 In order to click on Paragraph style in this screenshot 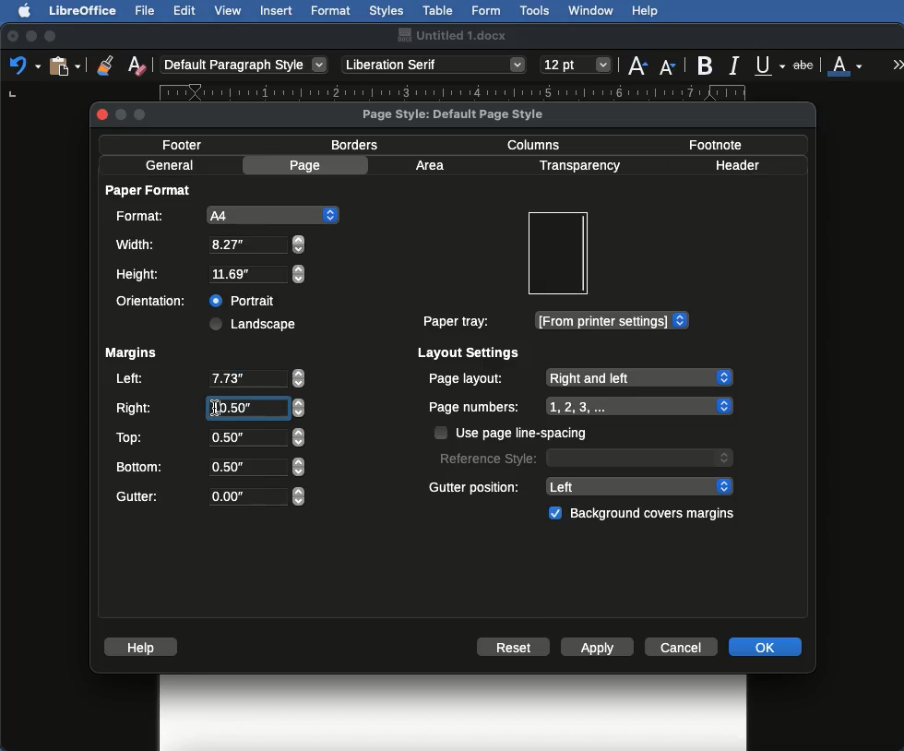, I will do `click(245, 65)`.